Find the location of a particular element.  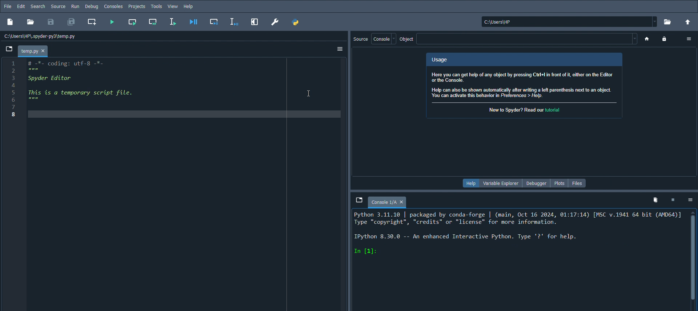

View is located at coordinates (174, 7).